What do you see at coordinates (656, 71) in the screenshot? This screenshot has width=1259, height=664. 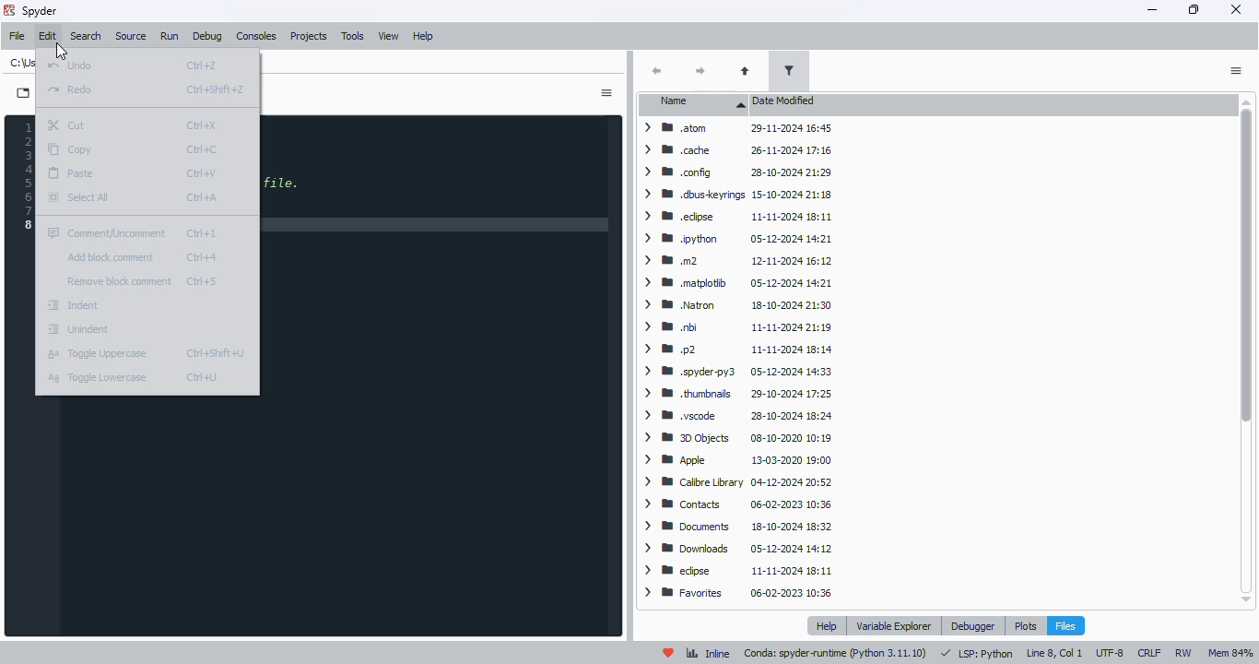 I see `back` at bounding box center [656, 71].